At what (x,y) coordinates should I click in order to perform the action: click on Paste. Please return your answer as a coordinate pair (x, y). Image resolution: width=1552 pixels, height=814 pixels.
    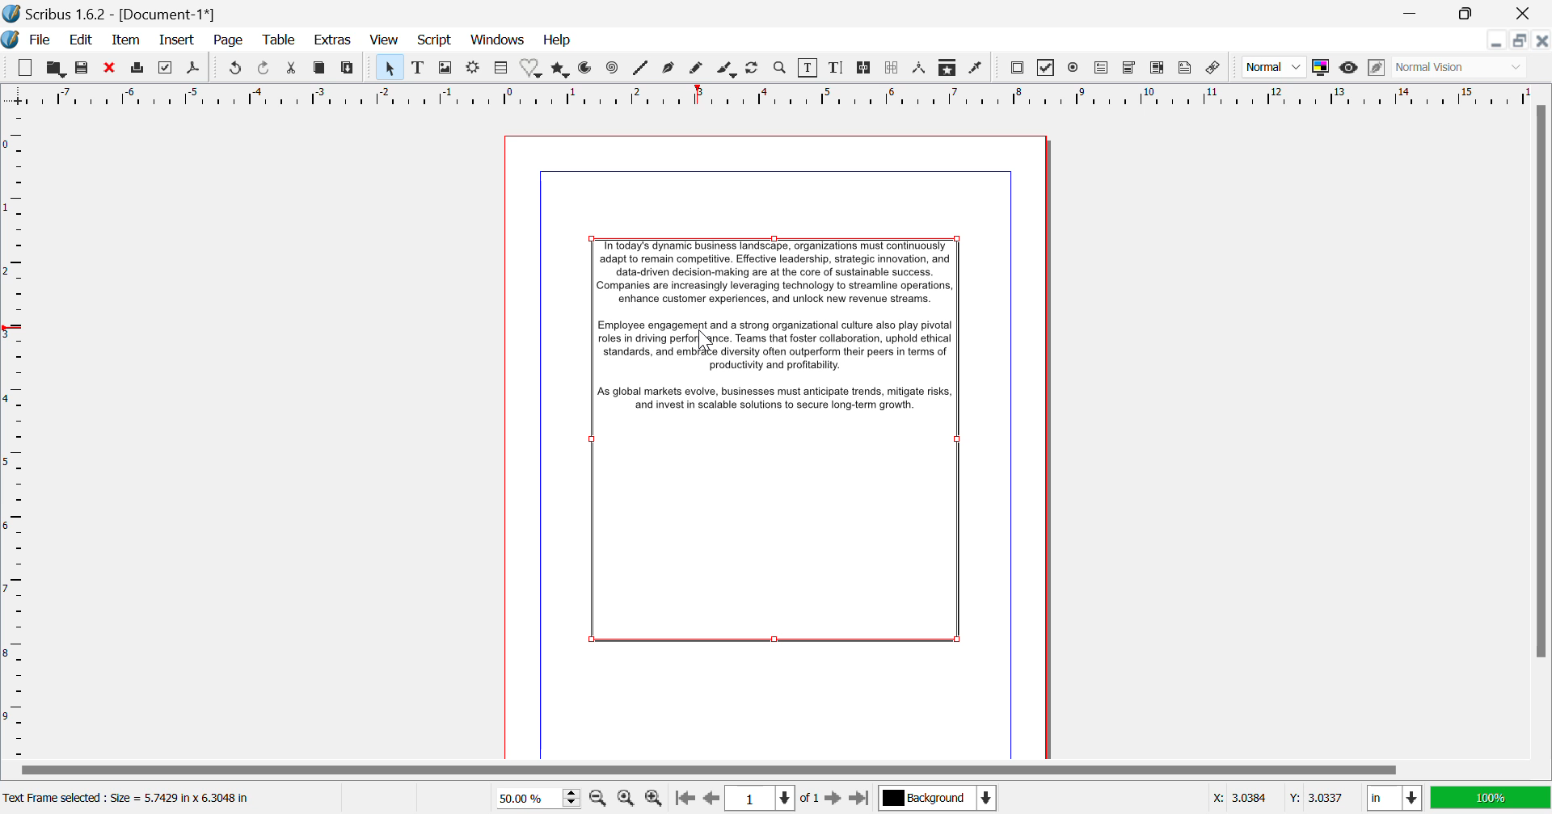
    Looking at the image, I should click on (348, 68).